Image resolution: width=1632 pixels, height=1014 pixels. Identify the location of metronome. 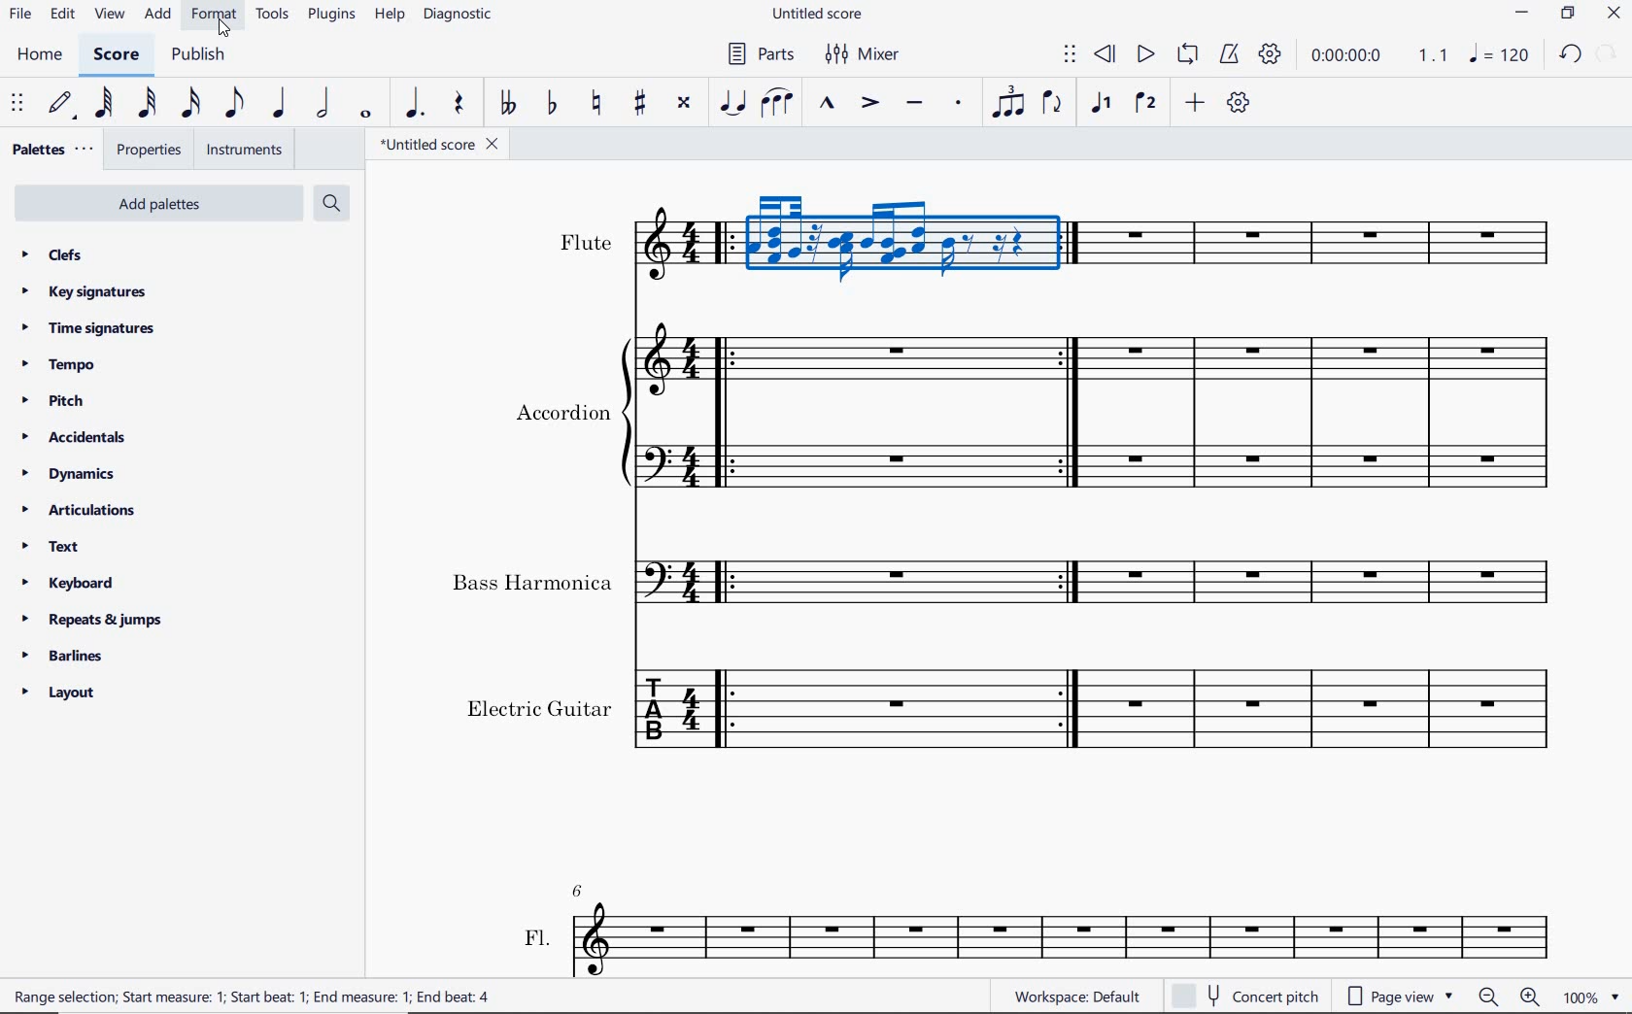
(1228, 55).